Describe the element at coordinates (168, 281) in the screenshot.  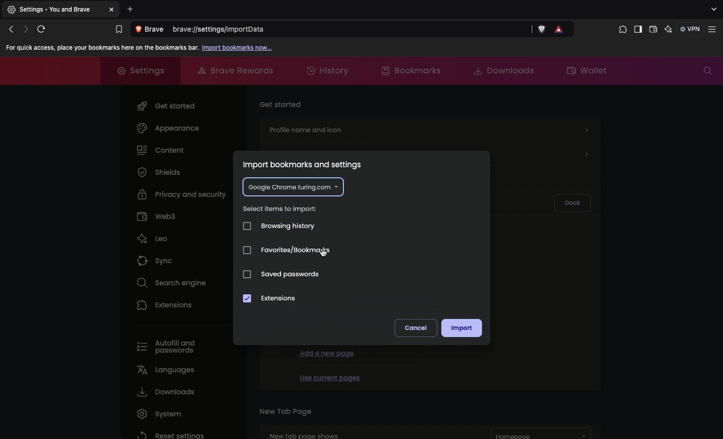
I see `Search engine` at that location.